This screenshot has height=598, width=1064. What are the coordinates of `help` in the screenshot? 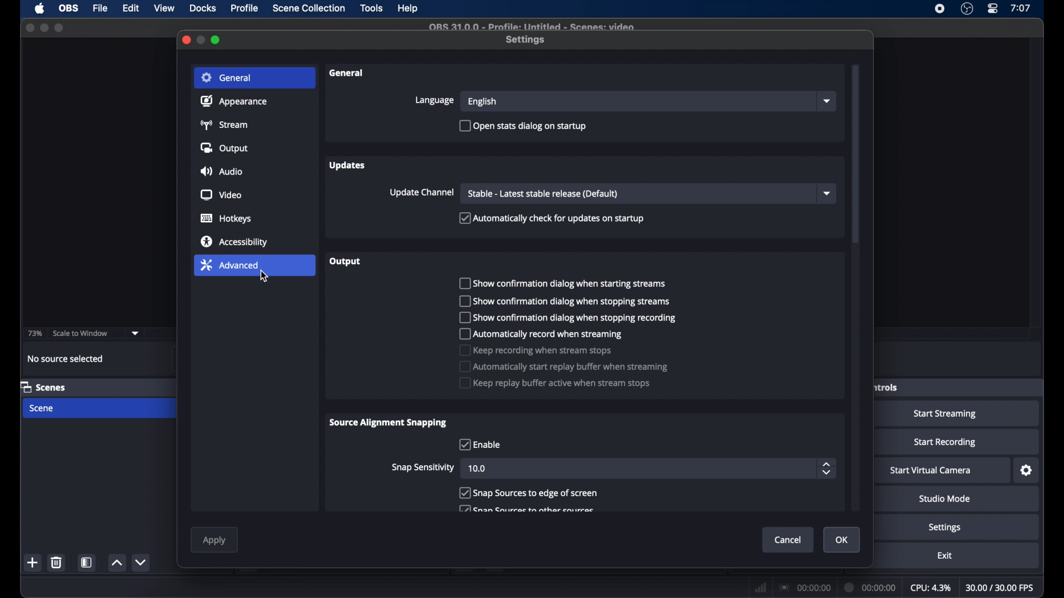 It's located at (408, 8).